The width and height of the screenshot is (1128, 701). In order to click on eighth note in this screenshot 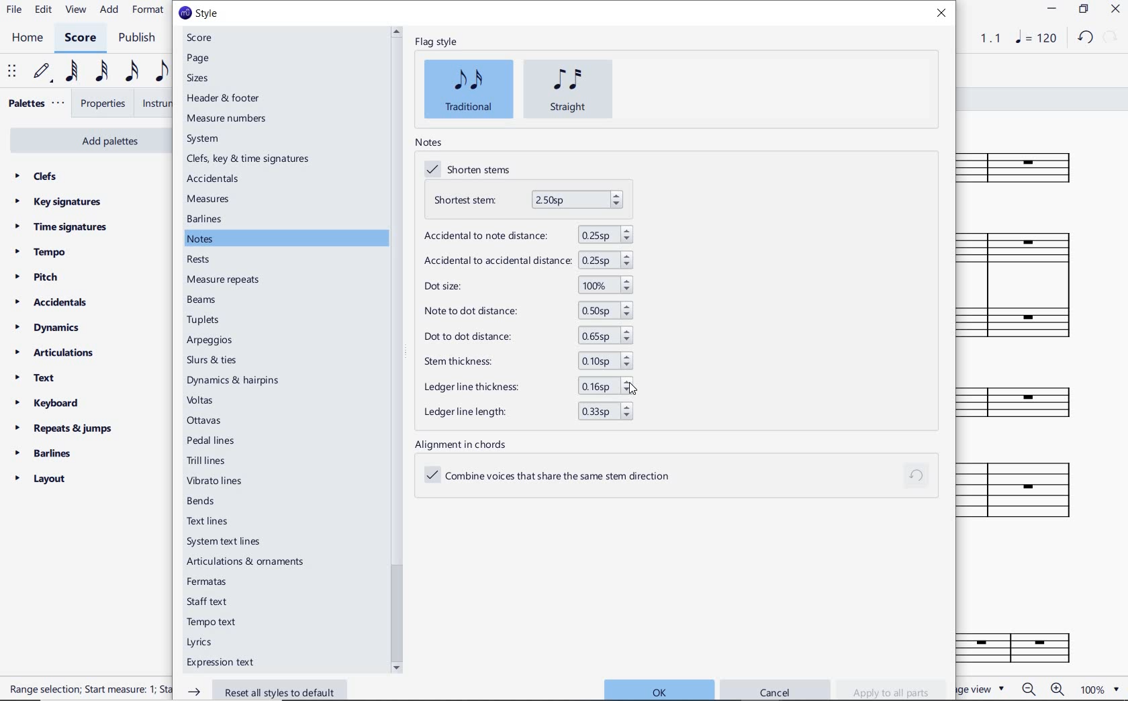, I will do `click(161, 72)`.